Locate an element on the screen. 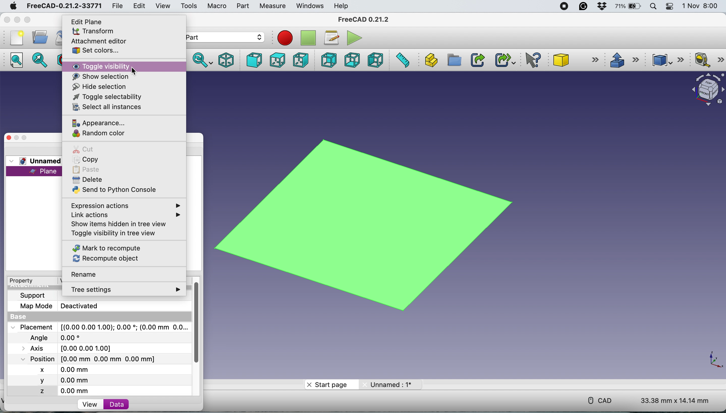 The image size is (726, 413). y 0.00 mm is located at coordinates (62, 381).